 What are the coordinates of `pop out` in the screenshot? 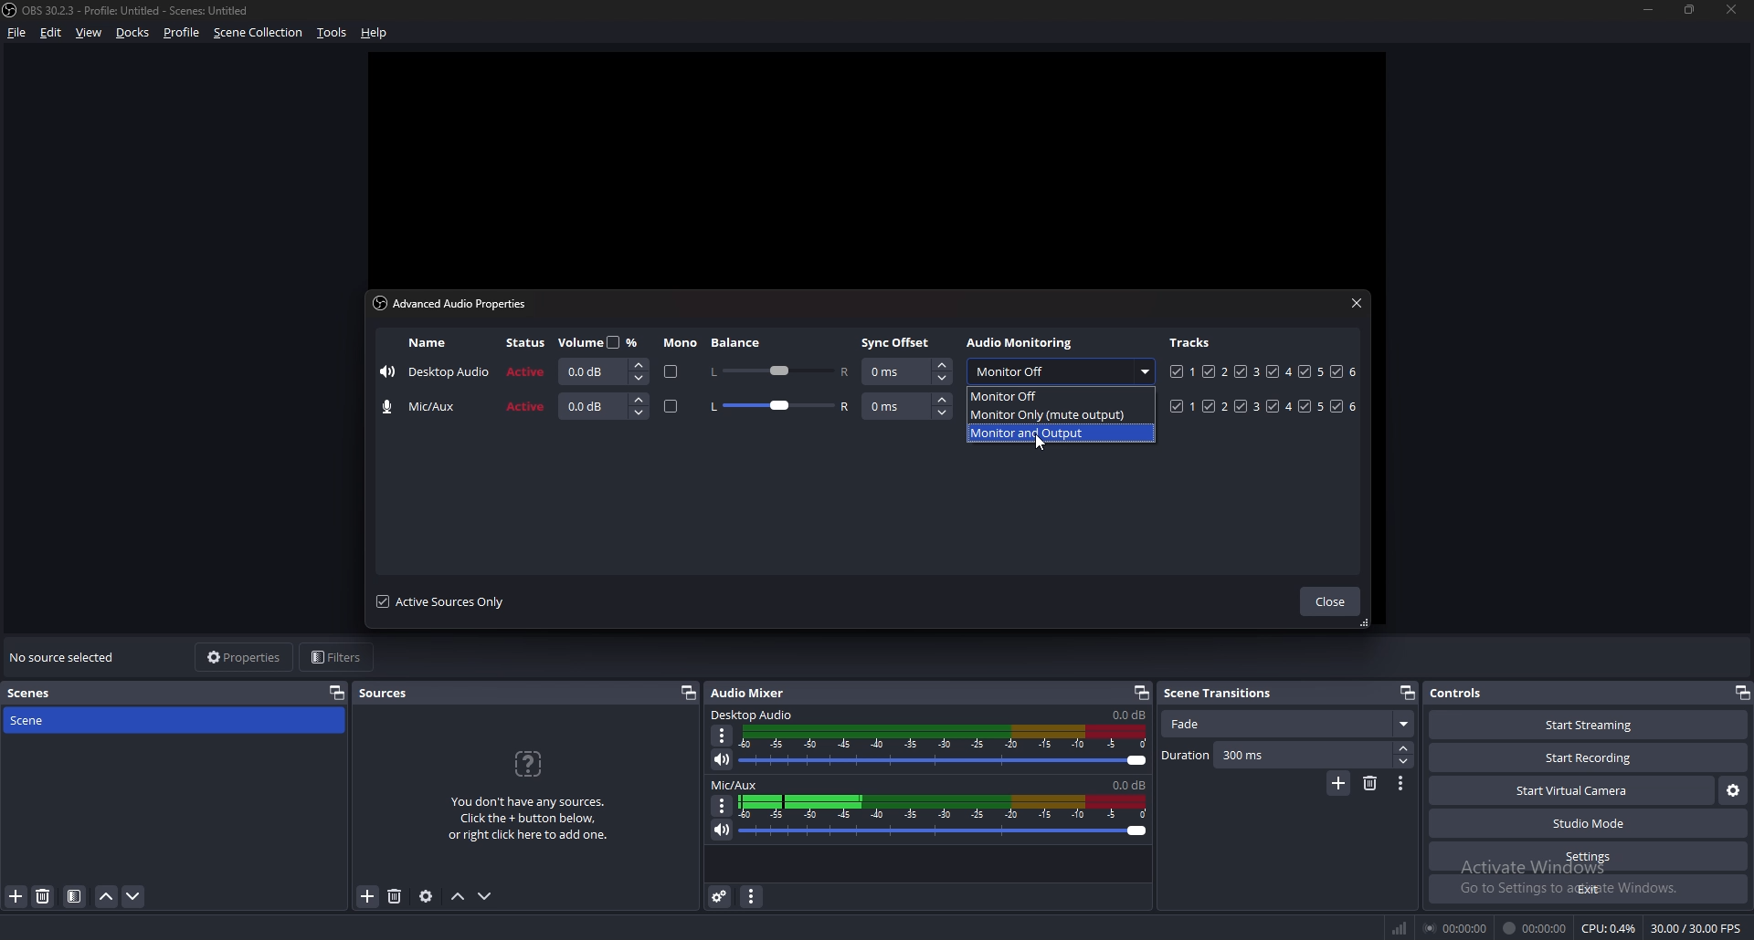 It's located at (1141, 692).